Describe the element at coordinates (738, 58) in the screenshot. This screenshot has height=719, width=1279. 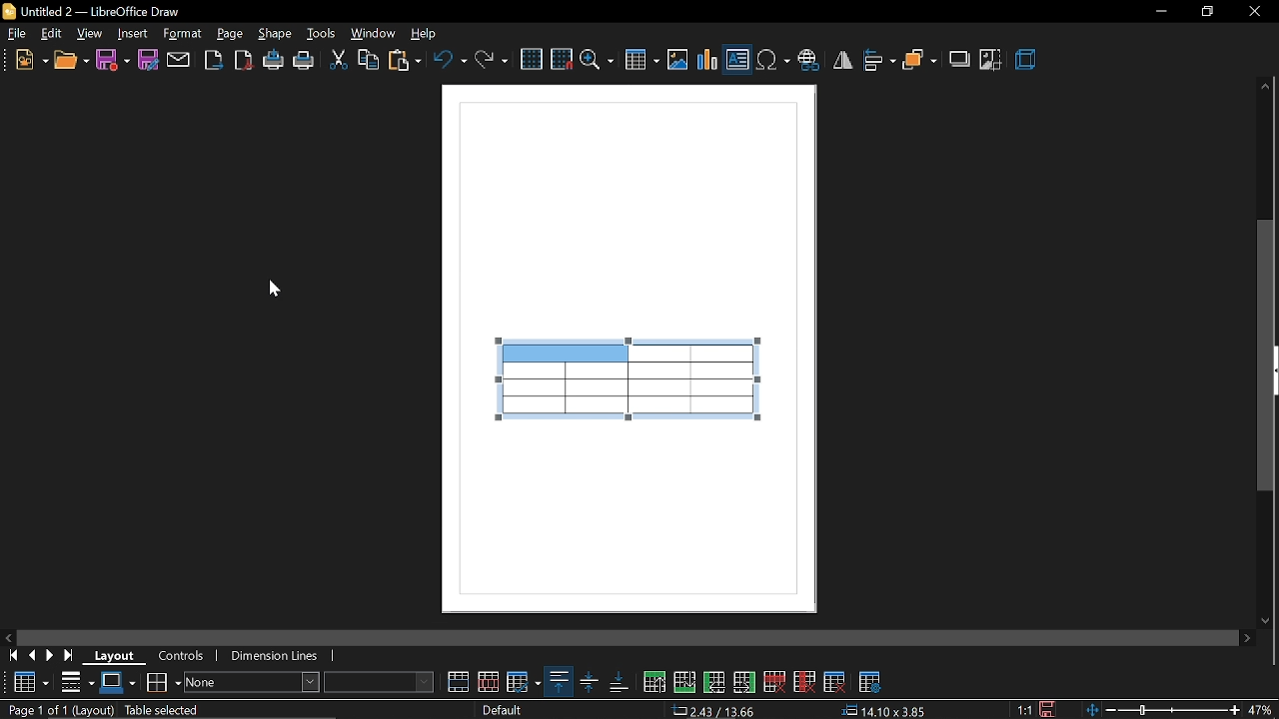
I see `insert text` at that location.